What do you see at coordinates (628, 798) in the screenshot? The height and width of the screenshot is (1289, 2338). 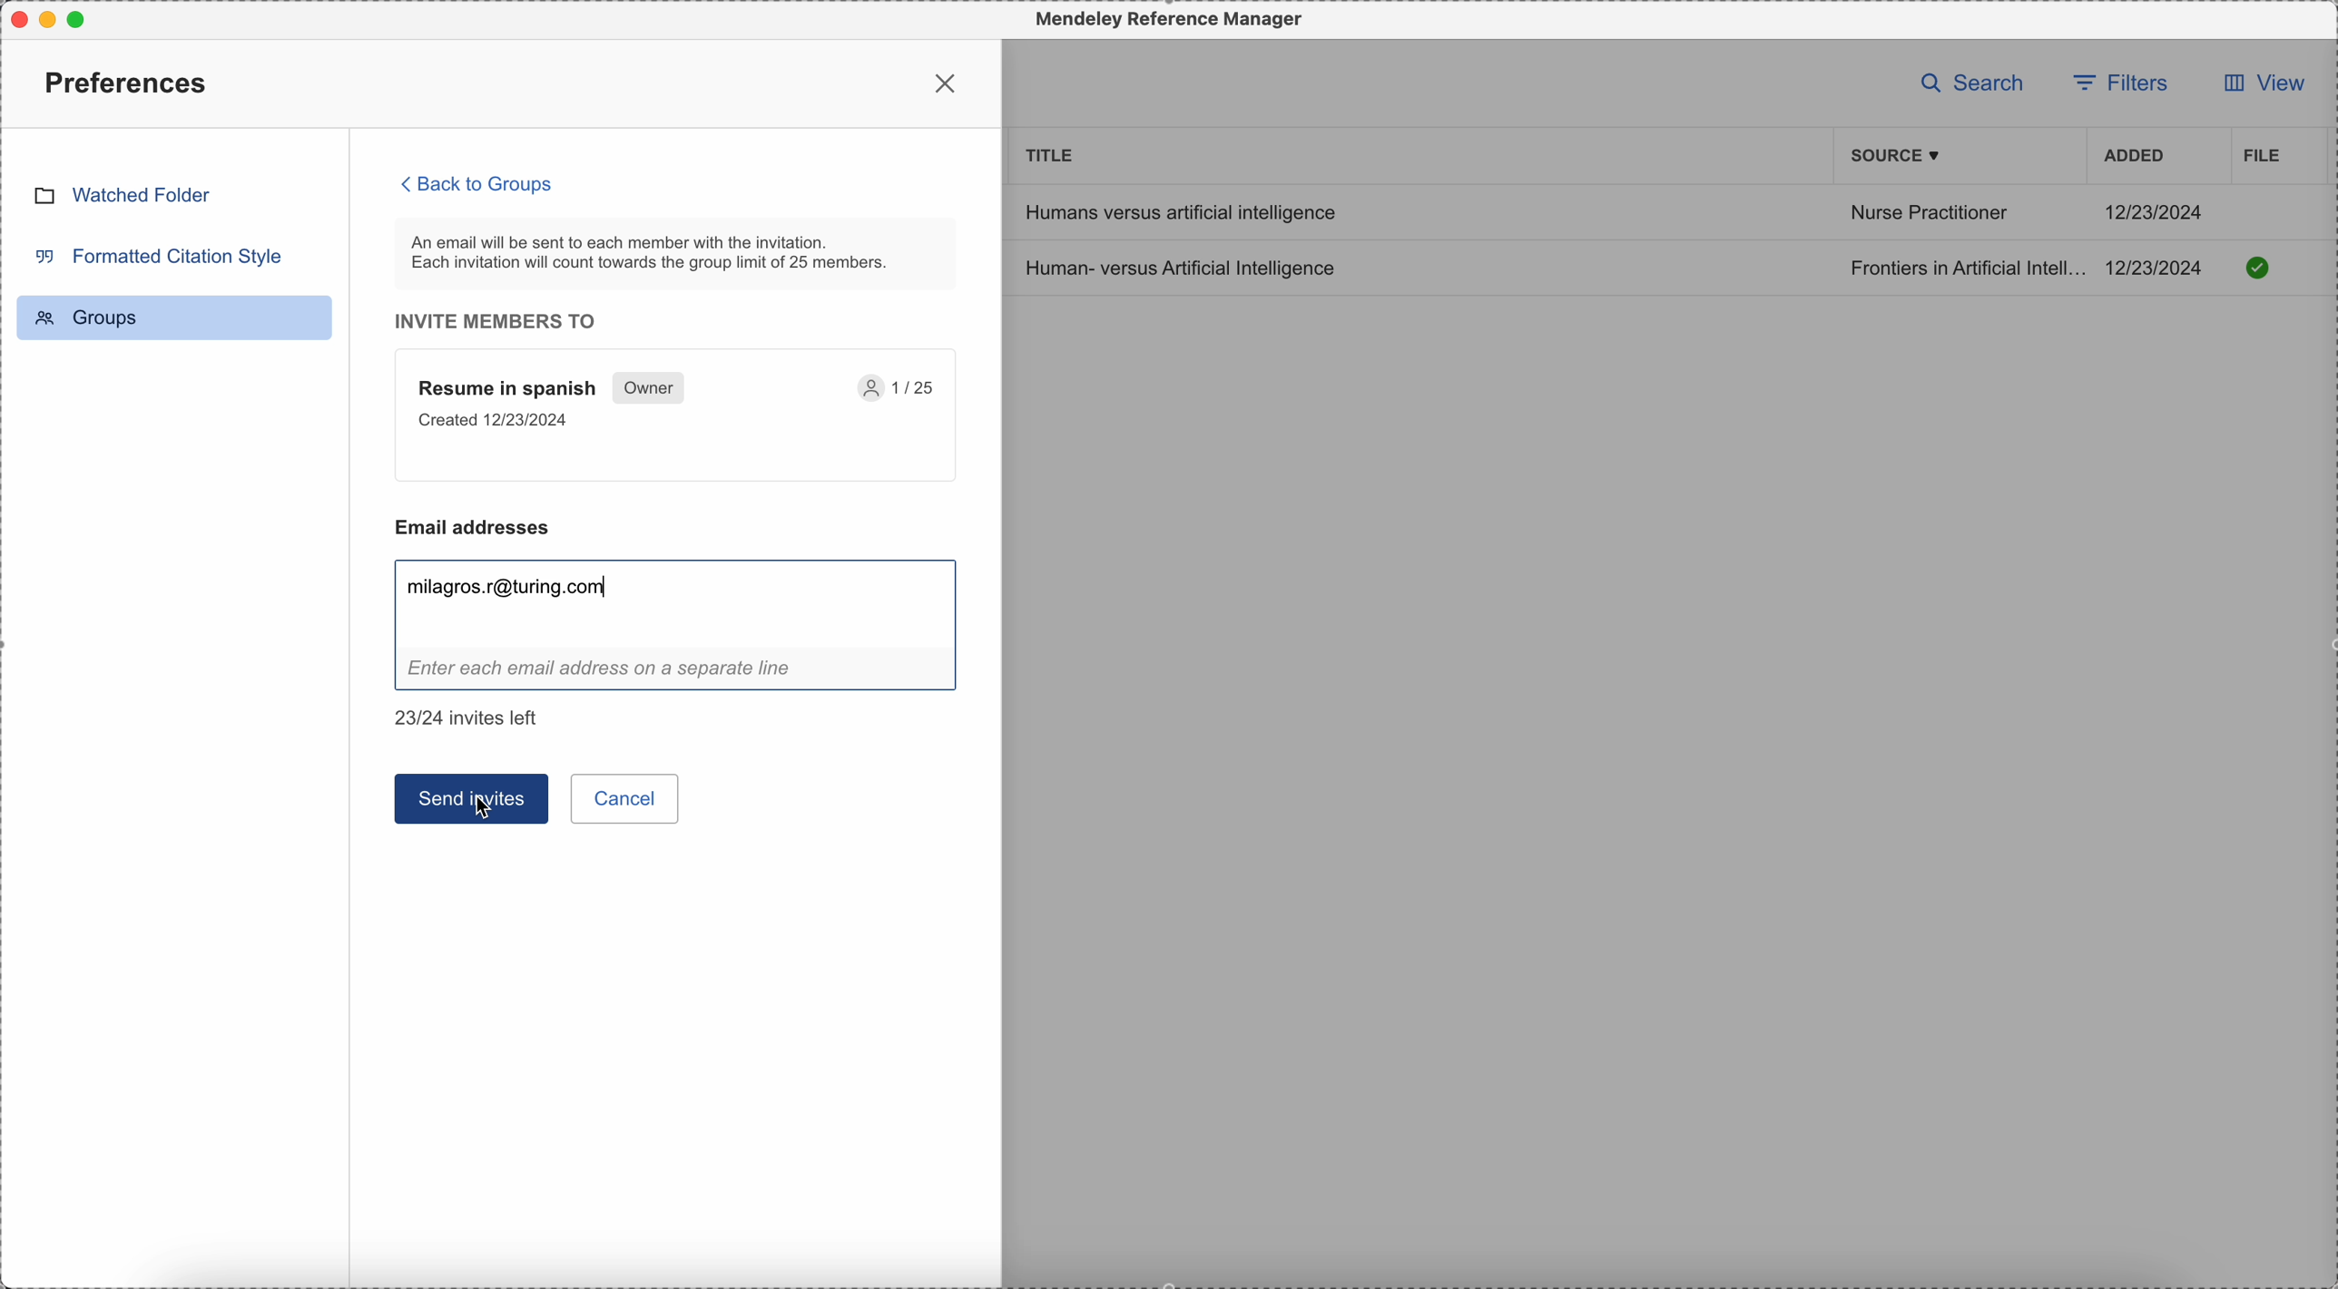 I see `cancel` at bounding box center [628, 798].